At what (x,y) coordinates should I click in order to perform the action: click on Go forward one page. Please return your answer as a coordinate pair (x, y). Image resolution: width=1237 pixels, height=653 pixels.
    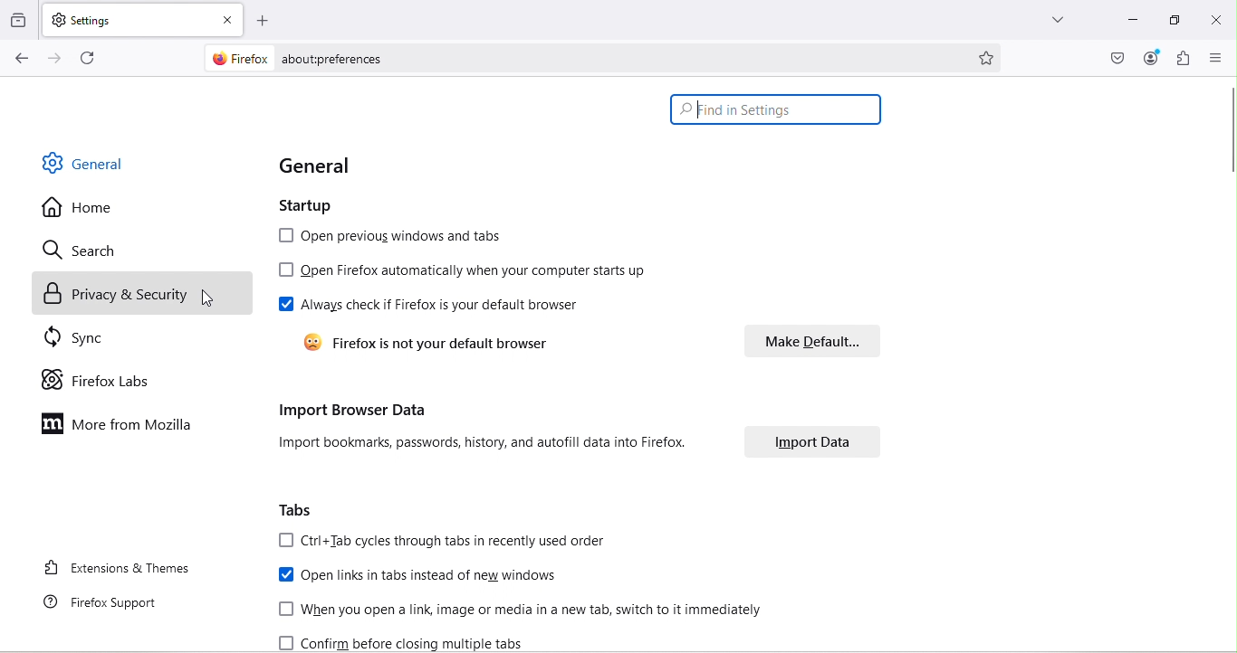
    Looking at the image, I should click on (53, 59).